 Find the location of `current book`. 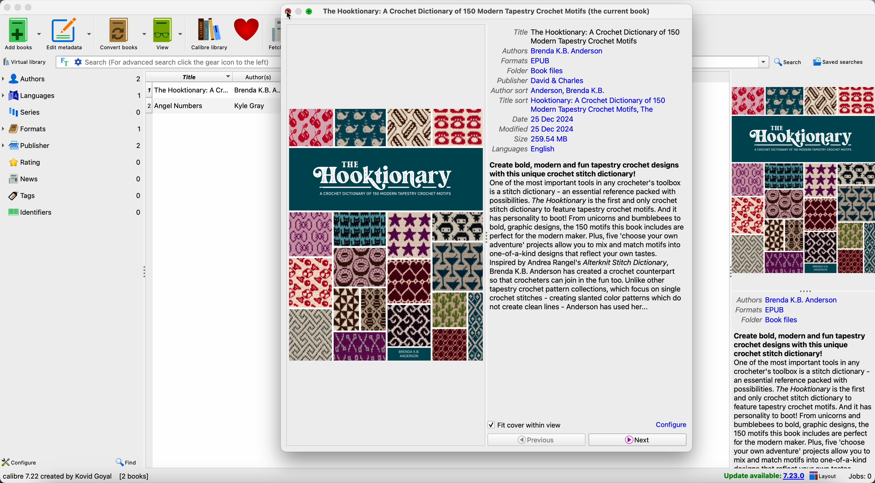

current book is located at coordinates (491, 12).